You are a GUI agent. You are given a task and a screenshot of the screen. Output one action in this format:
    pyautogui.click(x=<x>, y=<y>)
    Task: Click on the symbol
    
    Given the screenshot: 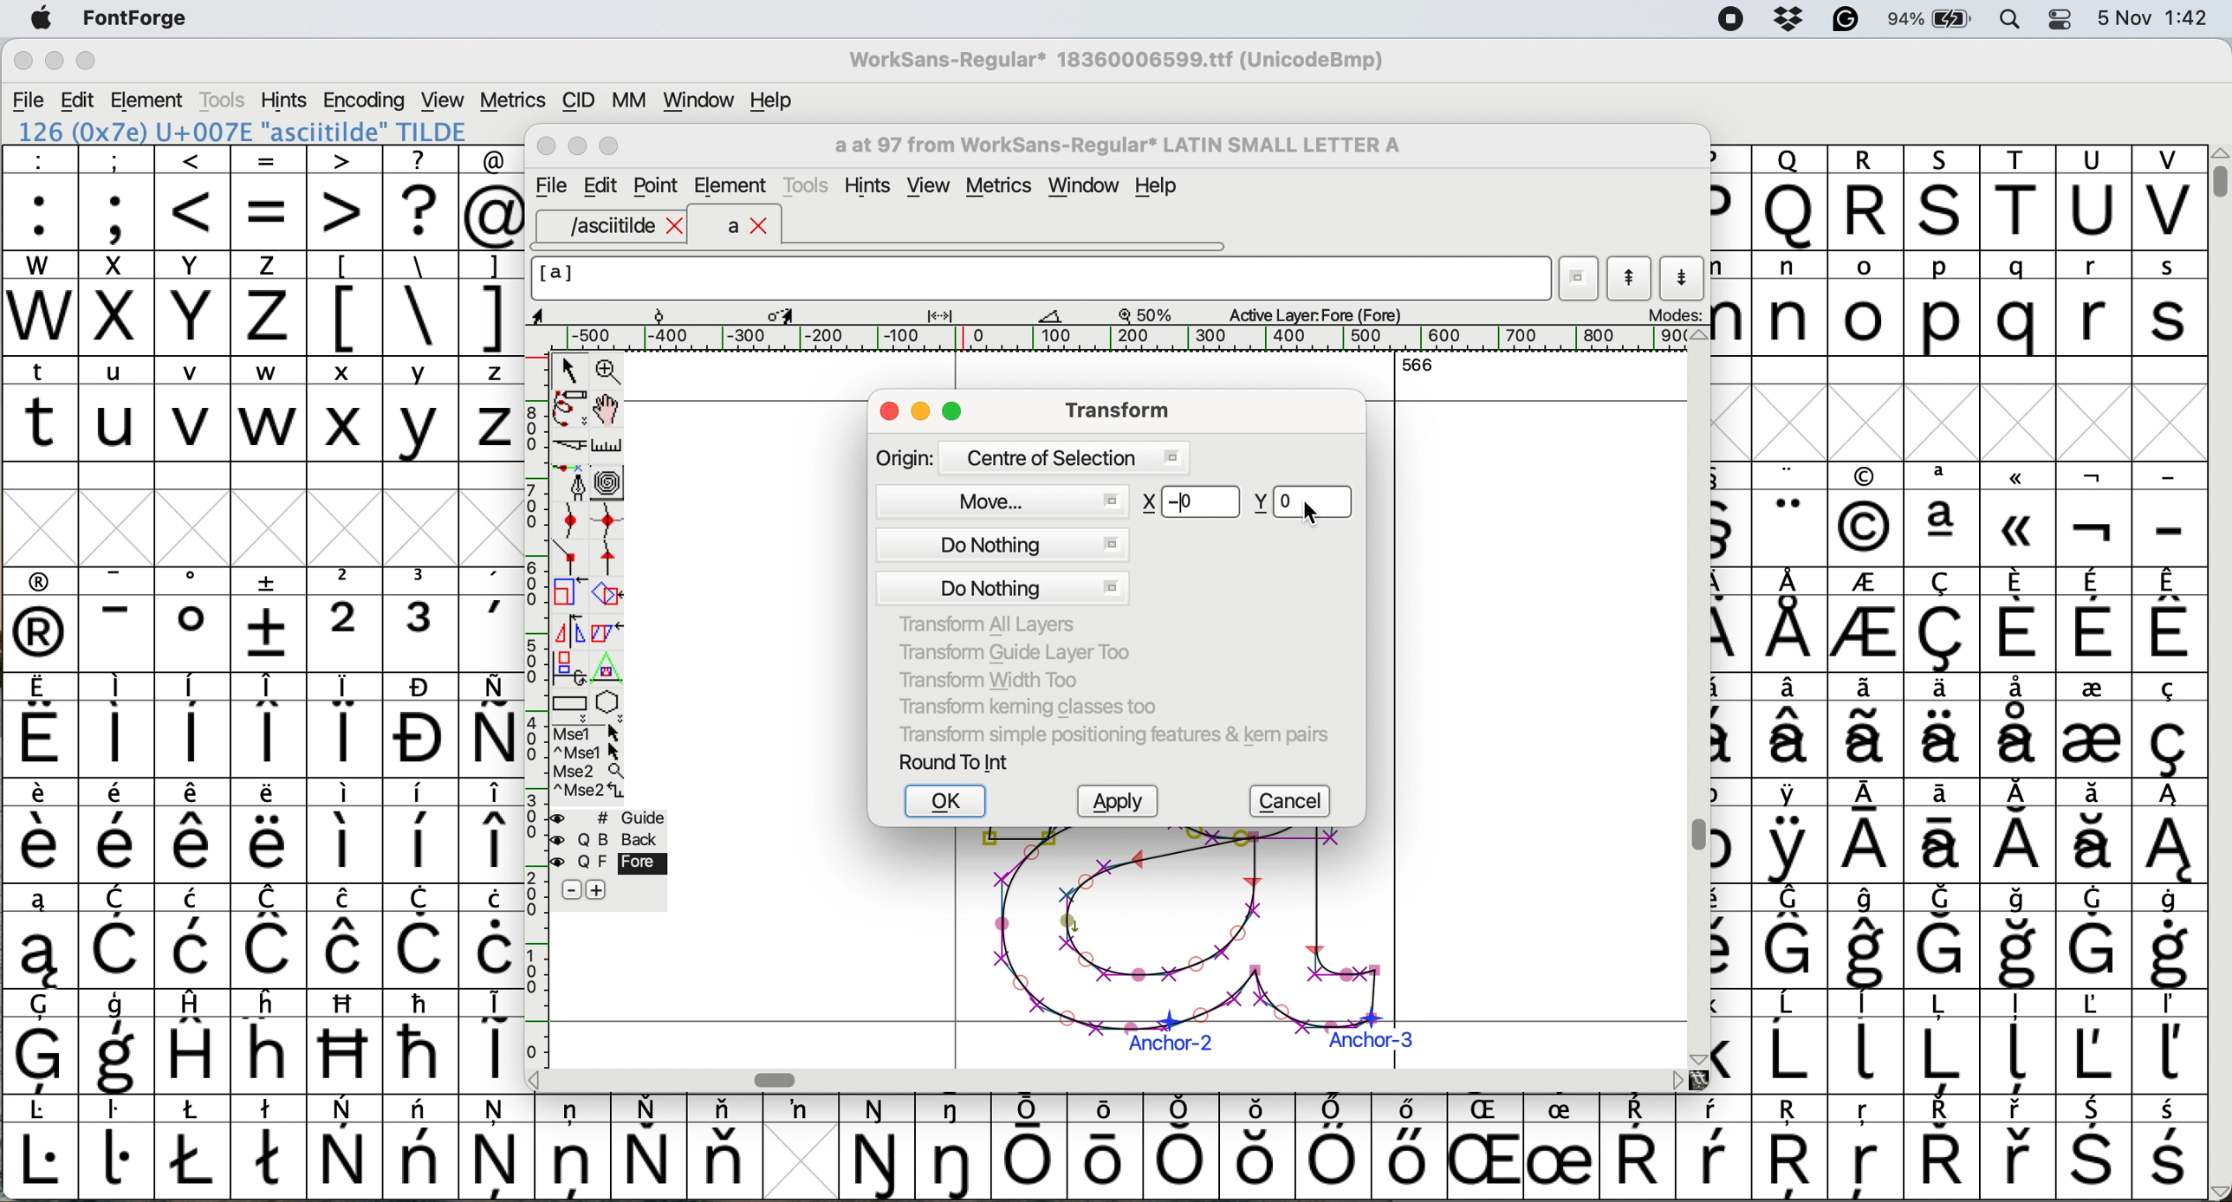 What is the action you would take?
    pyautogui.click(x=1869, y=726)
    